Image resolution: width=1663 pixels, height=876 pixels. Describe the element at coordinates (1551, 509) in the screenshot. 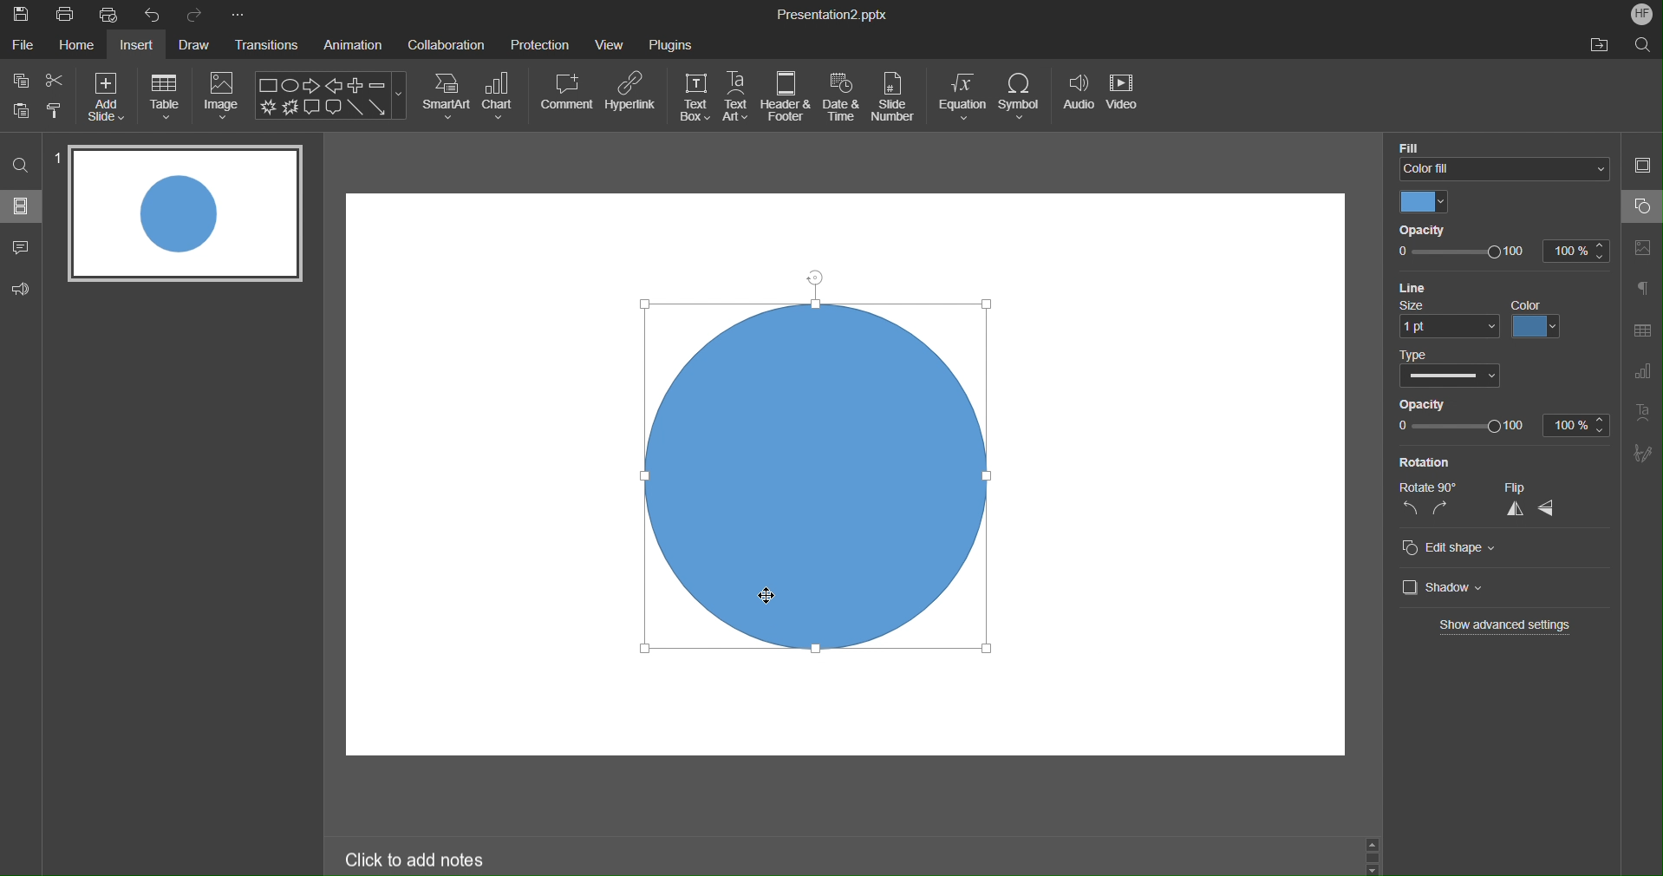

I see `horizontal` at that location.